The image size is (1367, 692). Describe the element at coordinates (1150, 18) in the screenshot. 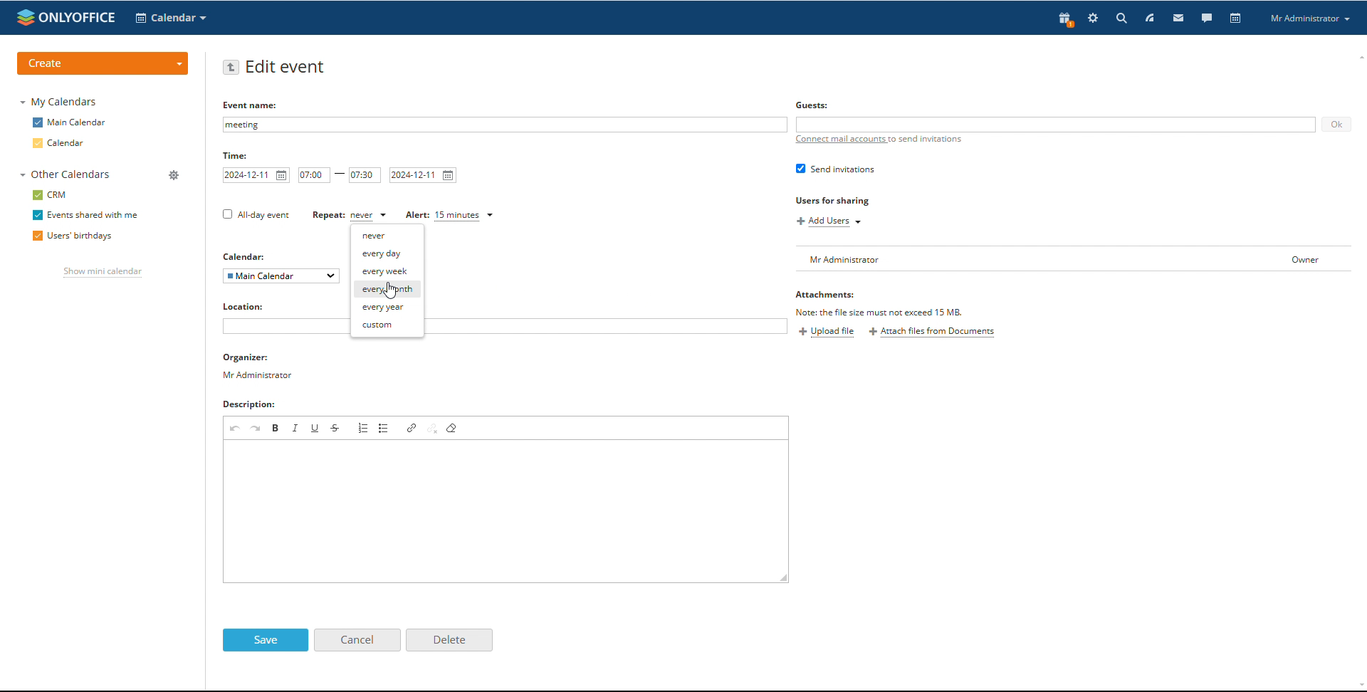

I see `feed` at that location.